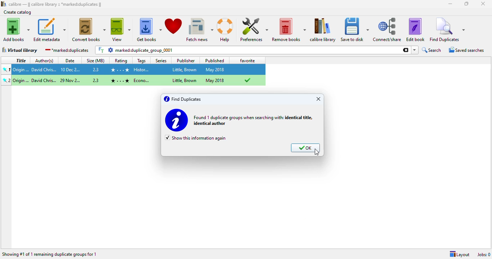 This screenshot has height=259, width=492. Describe the element at coordinates (5, 81) in the screenshot. I see `pinned book 3` at that location.